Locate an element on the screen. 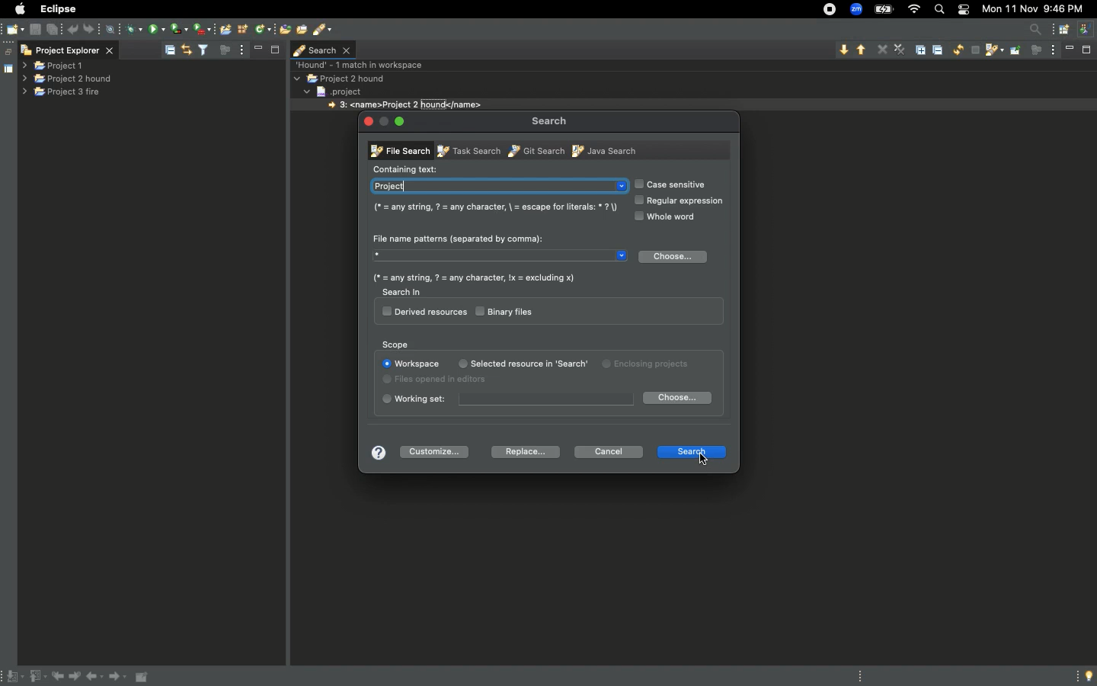 The image size is (1097, 686). Search in is located at coordinates (401, 292).